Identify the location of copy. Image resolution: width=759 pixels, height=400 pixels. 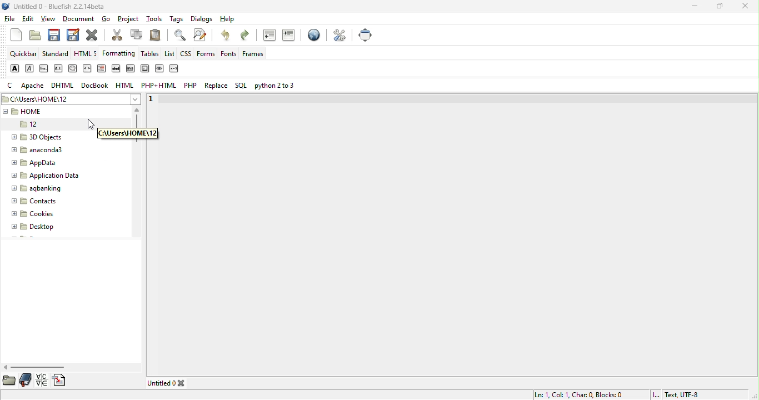
(137, 36).